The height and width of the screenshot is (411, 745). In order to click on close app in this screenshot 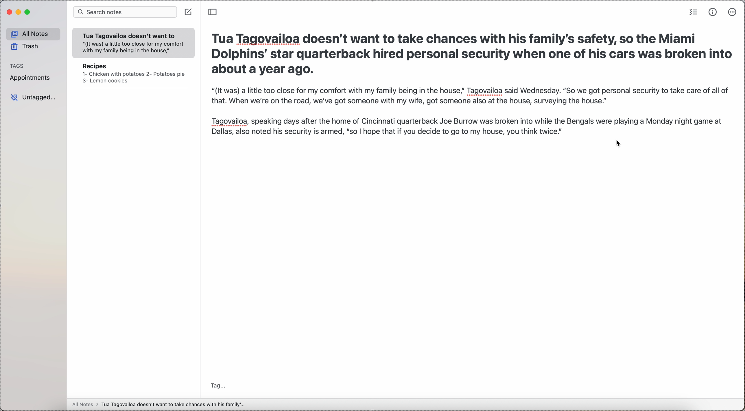, I will do `click(9, 12)`.